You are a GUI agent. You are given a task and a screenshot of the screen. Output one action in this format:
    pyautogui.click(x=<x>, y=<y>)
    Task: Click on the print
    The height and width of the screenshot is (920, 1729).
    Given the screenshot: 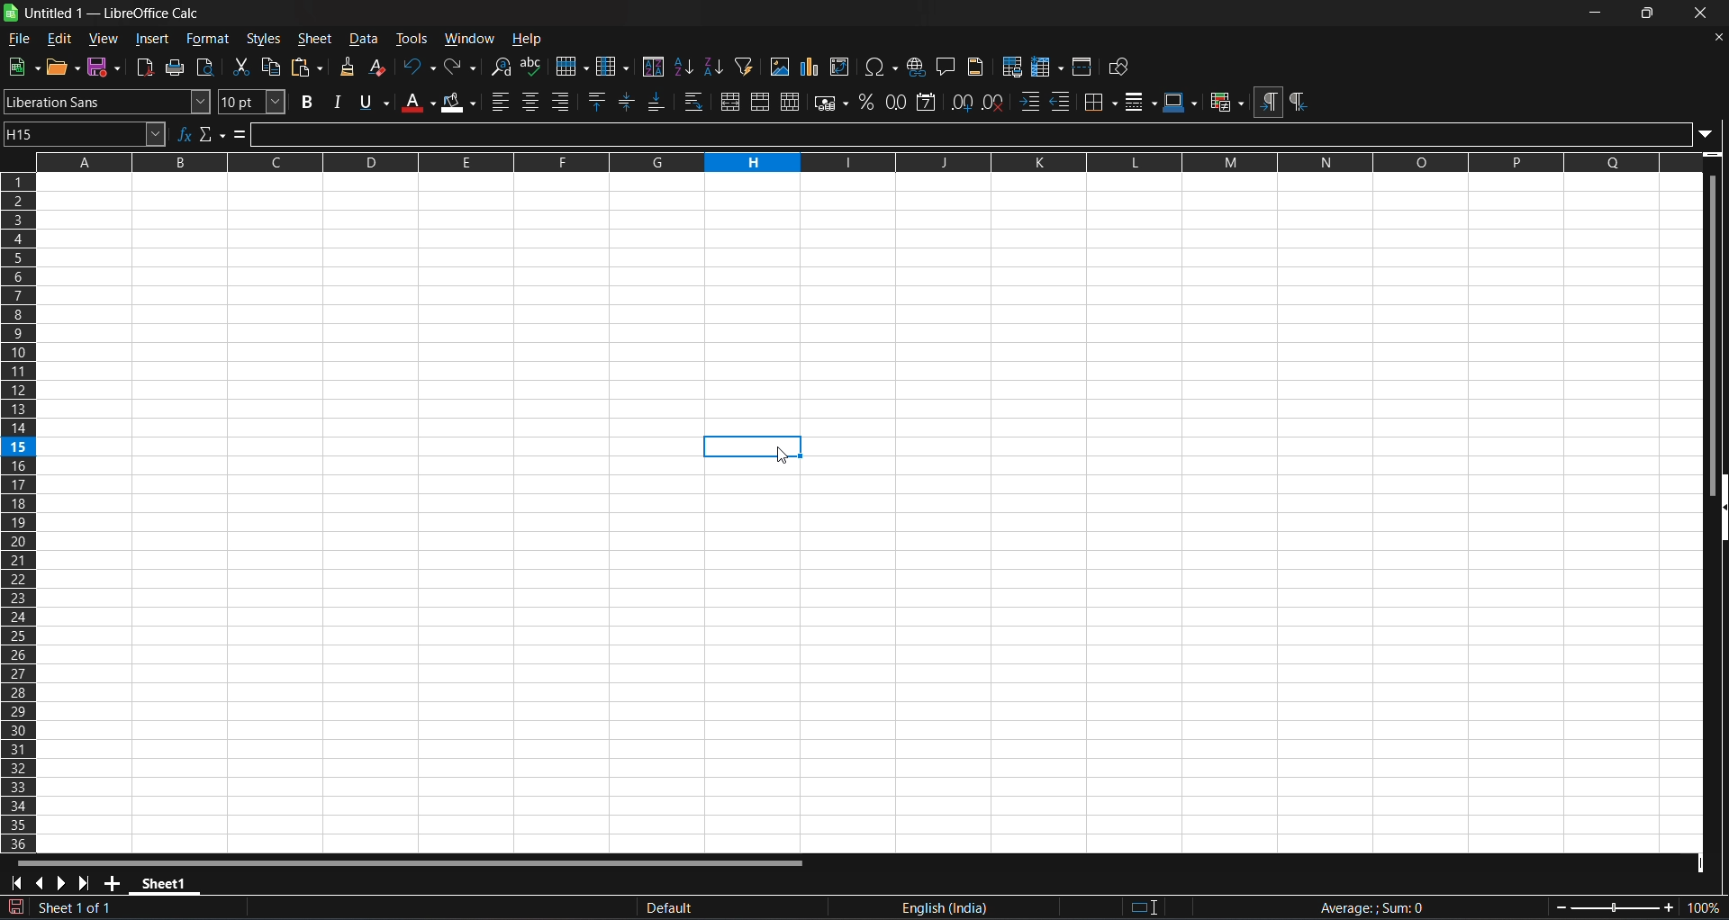 What is the action you would take?
    pyautogui.click(x=177, y=68)
    